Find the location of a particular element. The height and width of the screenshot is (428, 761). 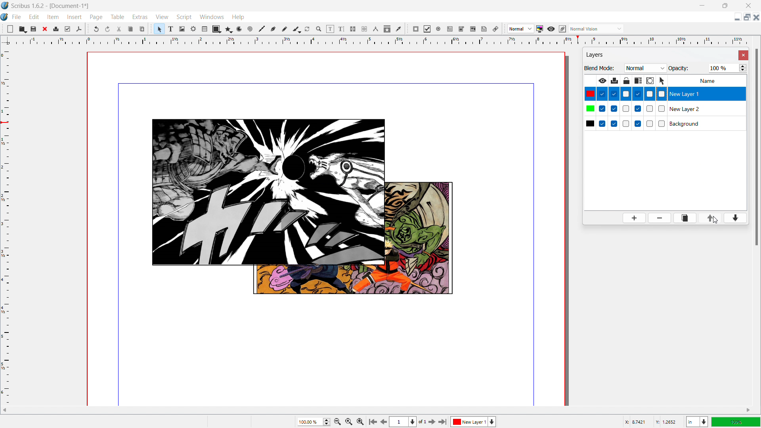

make layer visible is located at coordinates (602, 80).